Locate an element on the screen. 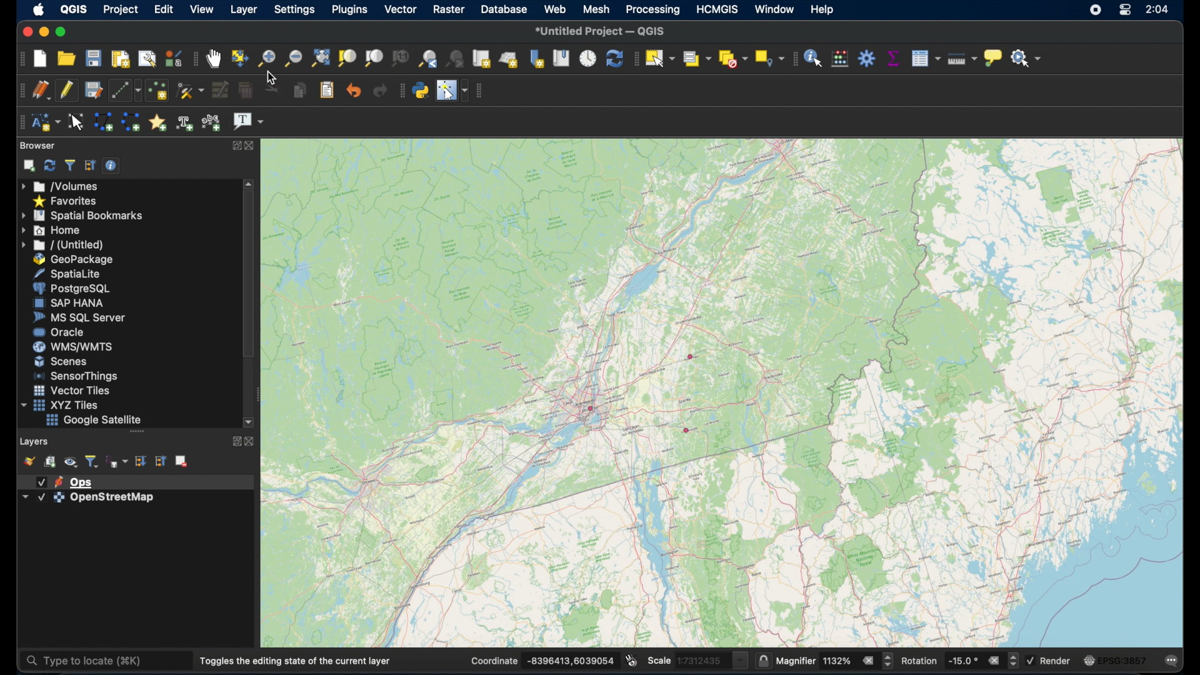 Image resolution: width=1200 pixels, height=675 pixels. zoom to layer is located at coordinates (372, 59).